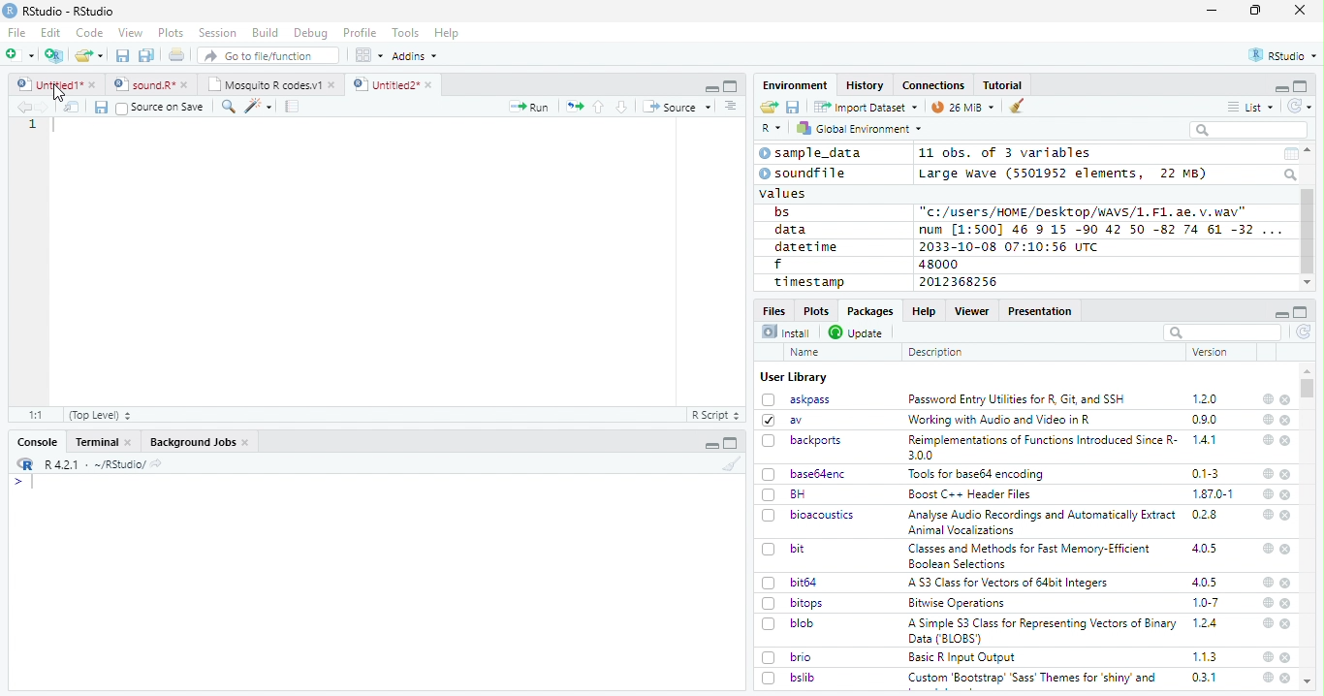 The height and width of the screenshot is (696, 1324). I want to click on close, so click(1286, 604).